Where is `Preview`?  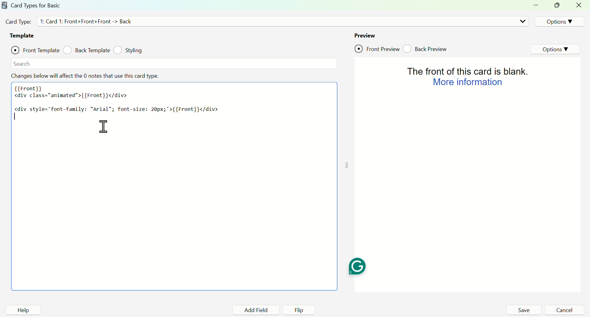 Preview is located at coordinates (365, 35).